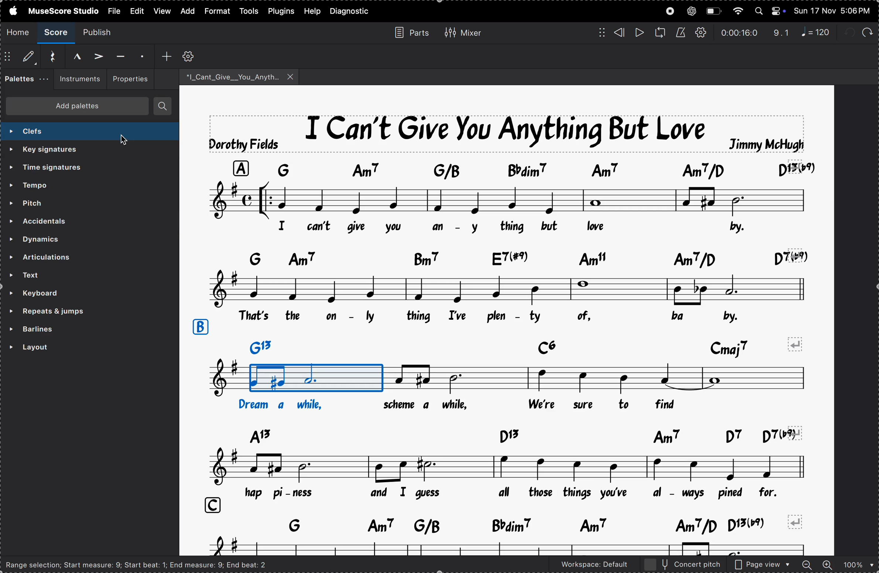  Describe the element at coordinates (781, 33) in the screenshot. I see `redo` at that location.